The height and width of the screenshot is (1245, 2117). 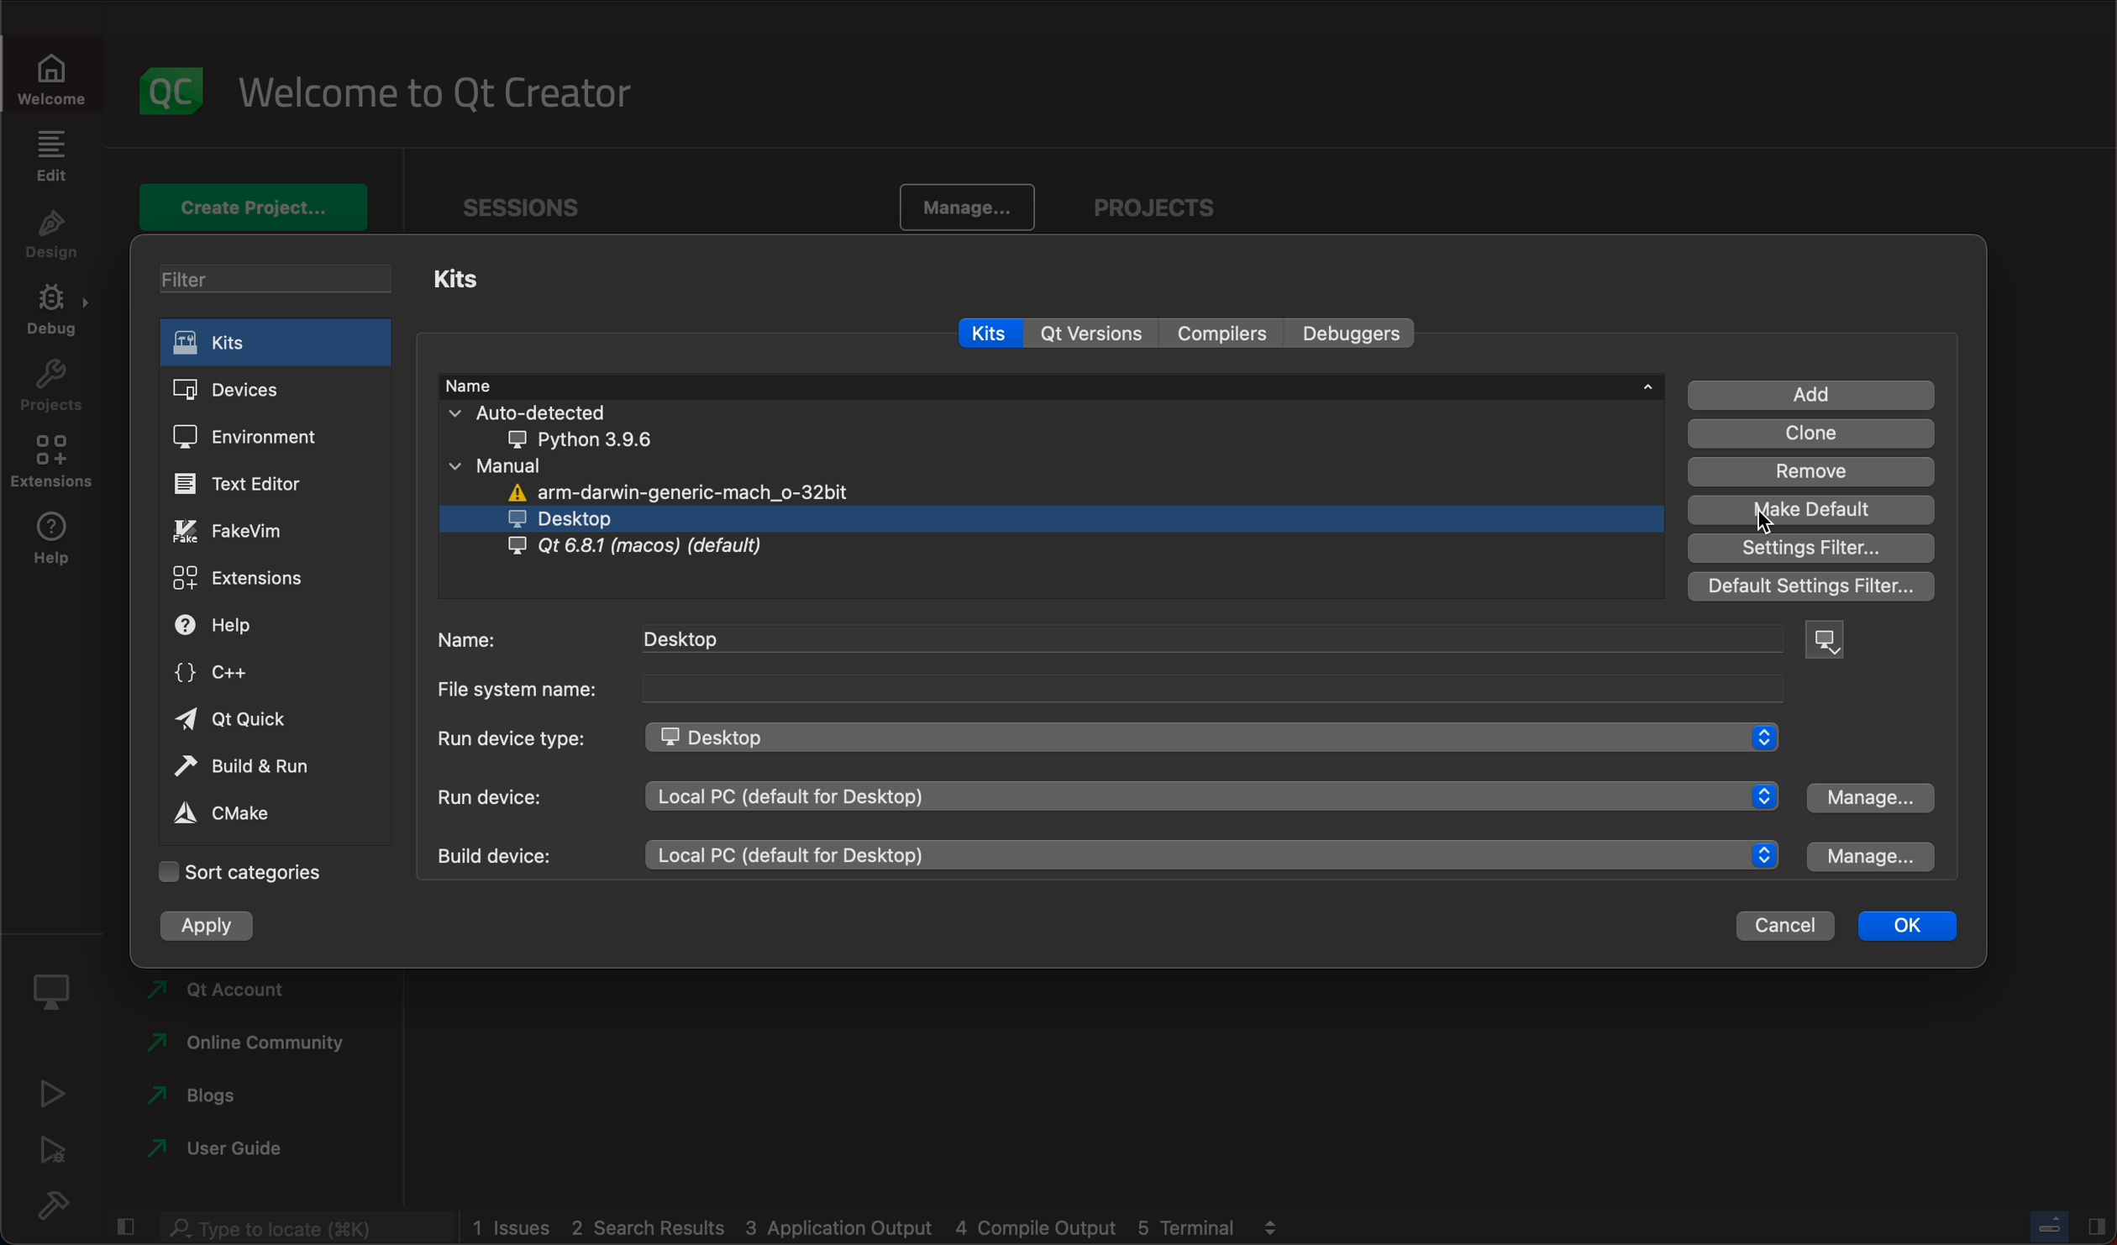 What do you see at coordinates (246, 765) in the screenshot?
I see `build and run` at bounding box center [246, 765].